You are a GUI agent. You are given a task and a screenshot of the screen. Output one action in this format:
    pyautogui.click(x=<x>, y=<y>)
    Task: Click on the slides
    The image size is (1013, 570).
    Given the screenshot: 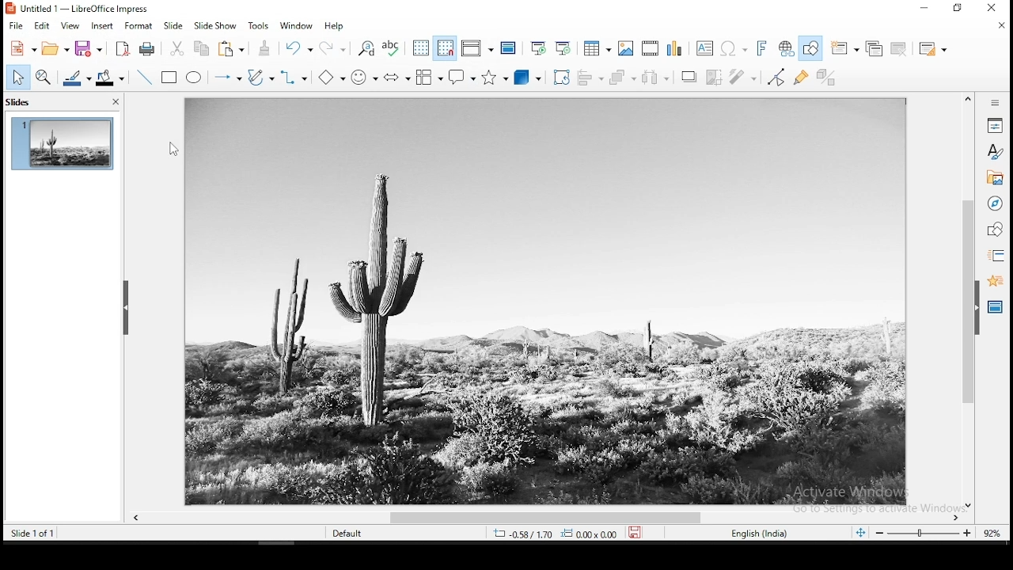 What is the action you would take?
    pyautogui.click(x=21, y=102)
    